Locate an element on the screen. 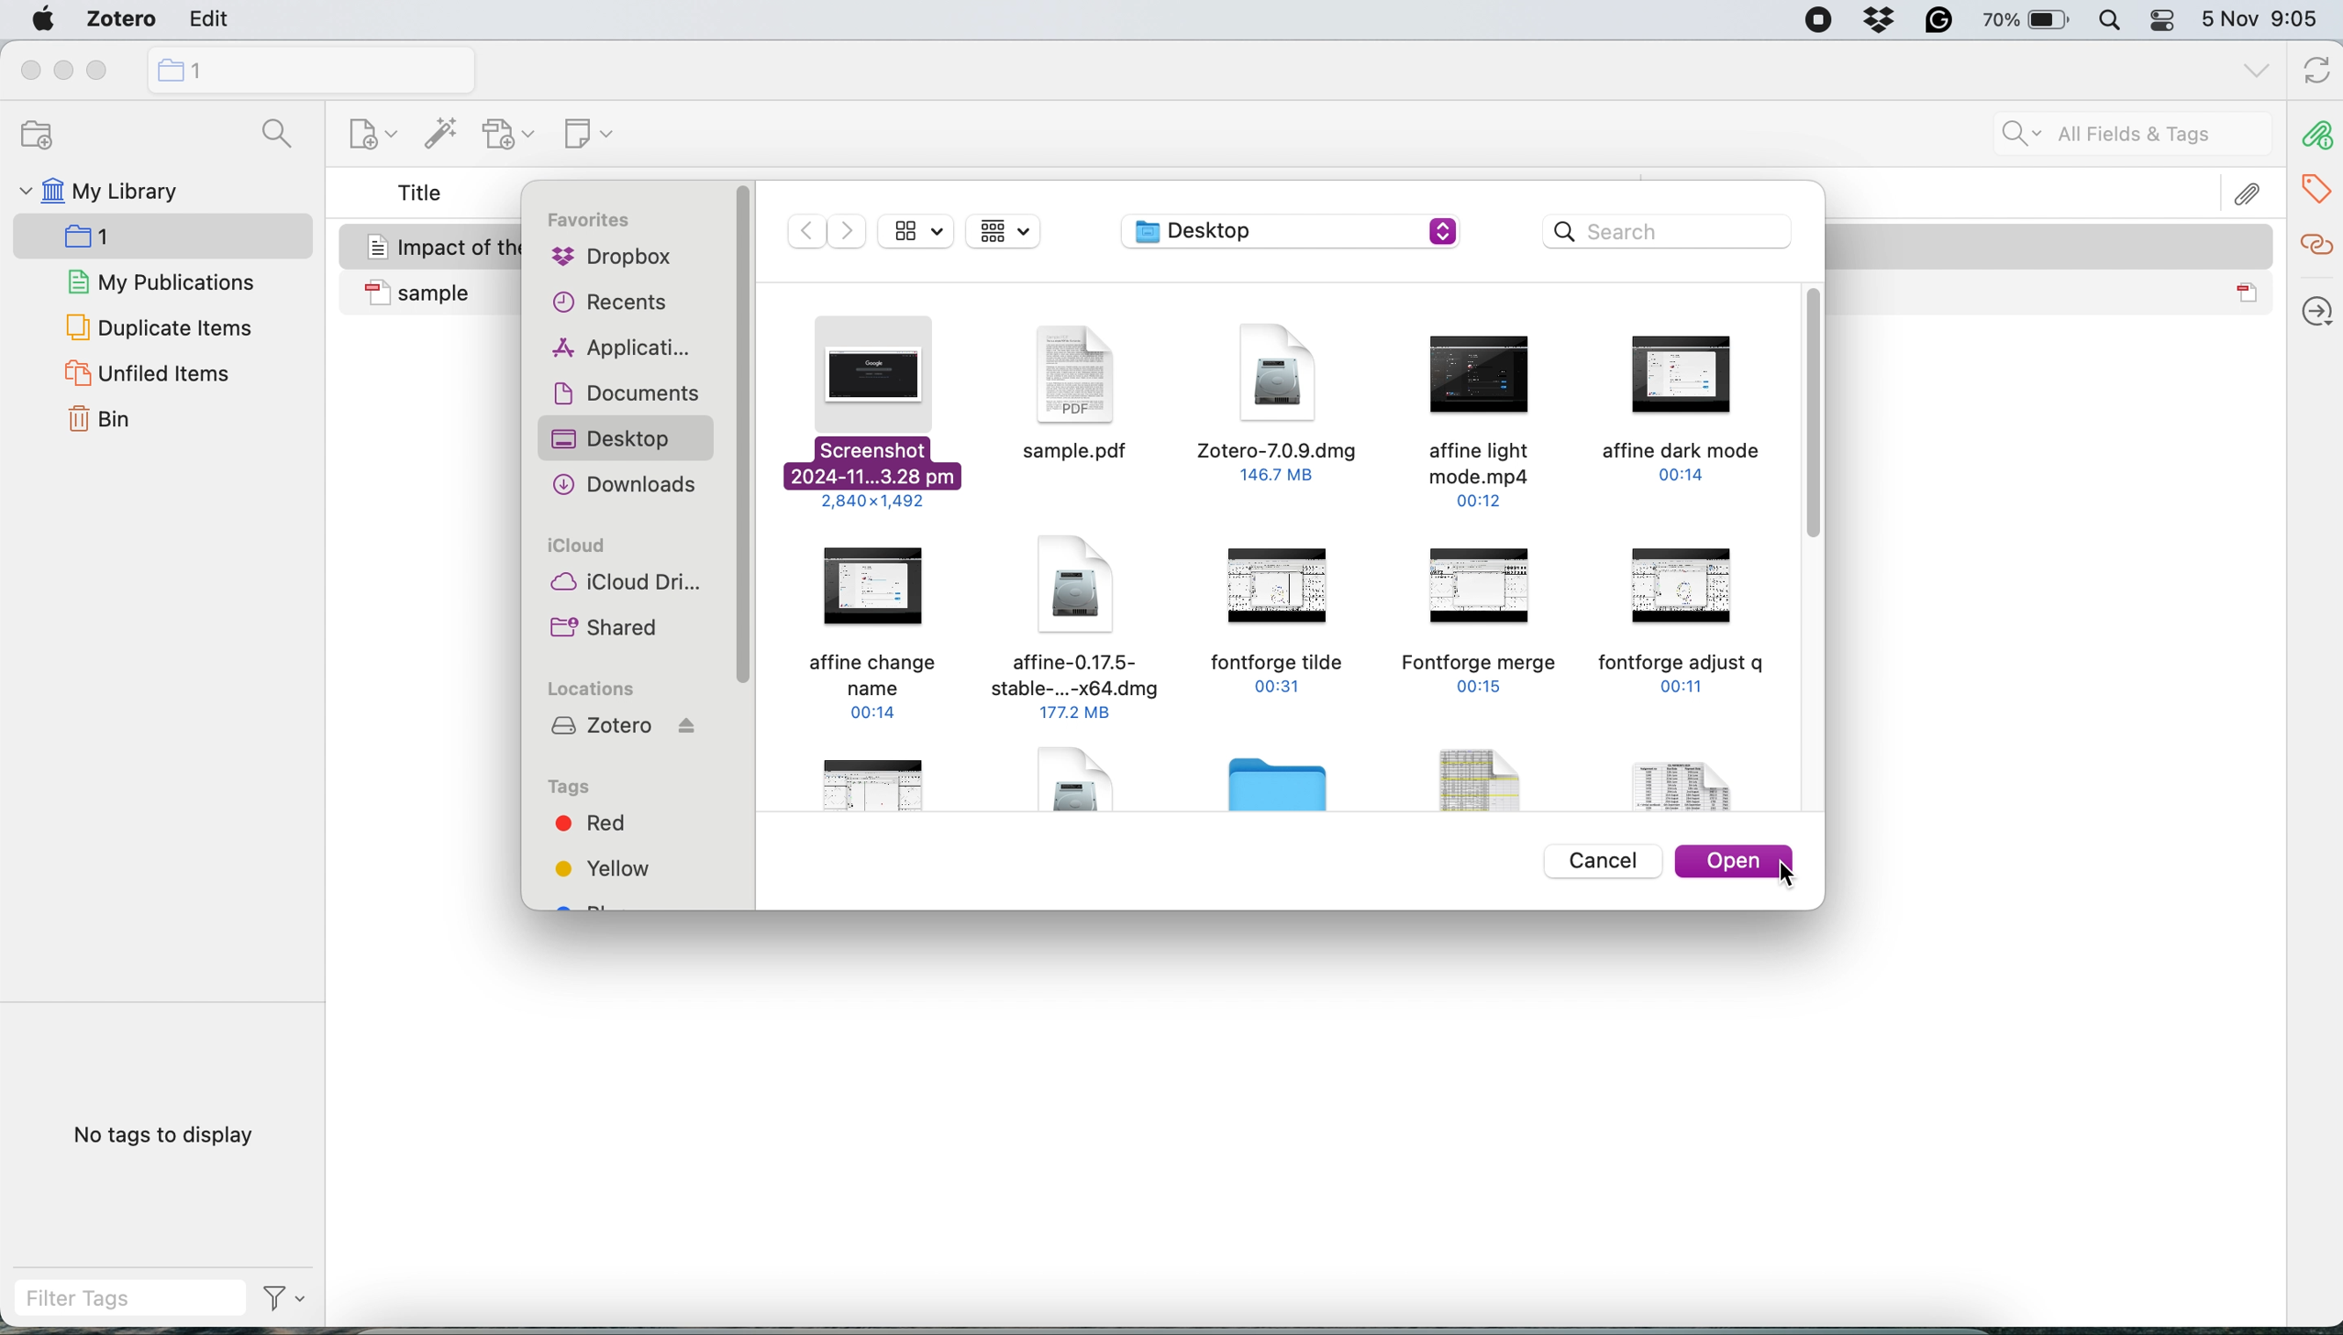  desktop is located at coordinates (1294, 232).